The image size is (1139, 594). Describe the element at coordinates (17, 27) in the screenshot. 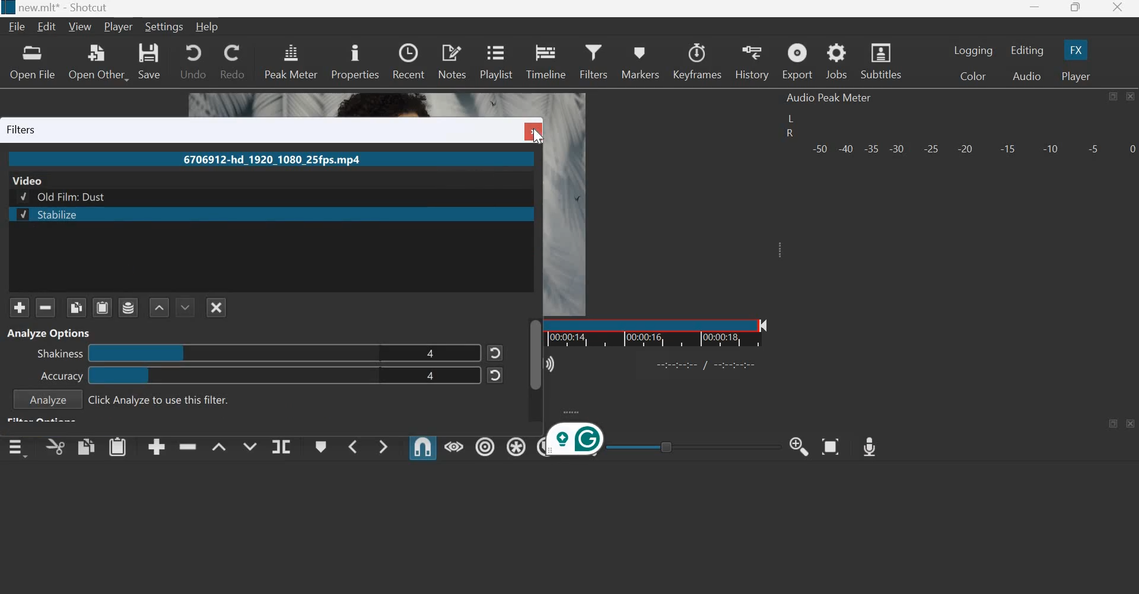

I see `File` at that location.